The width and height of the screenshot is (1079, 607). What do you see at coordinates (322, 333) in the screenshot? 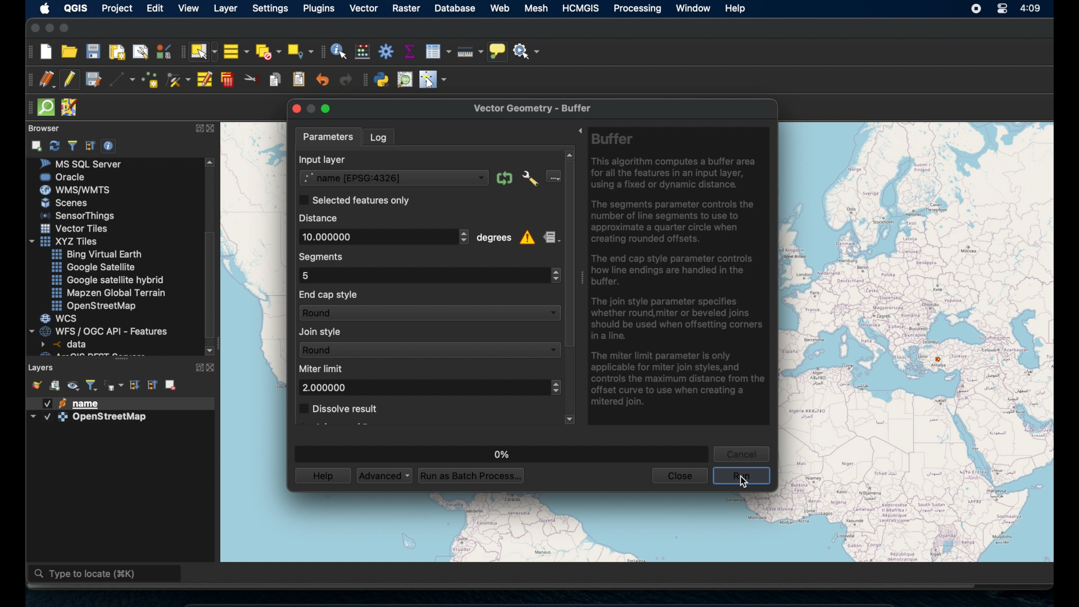
I see `join style` at bounding box center [322, 333].